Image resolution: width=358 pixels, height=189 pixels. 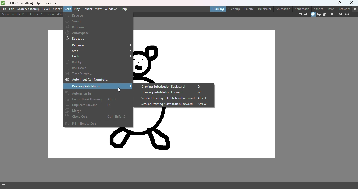 What do you see at coordinates (99, 21) in the screenshot?
I see `Swing` at bounding box center [99, 21].